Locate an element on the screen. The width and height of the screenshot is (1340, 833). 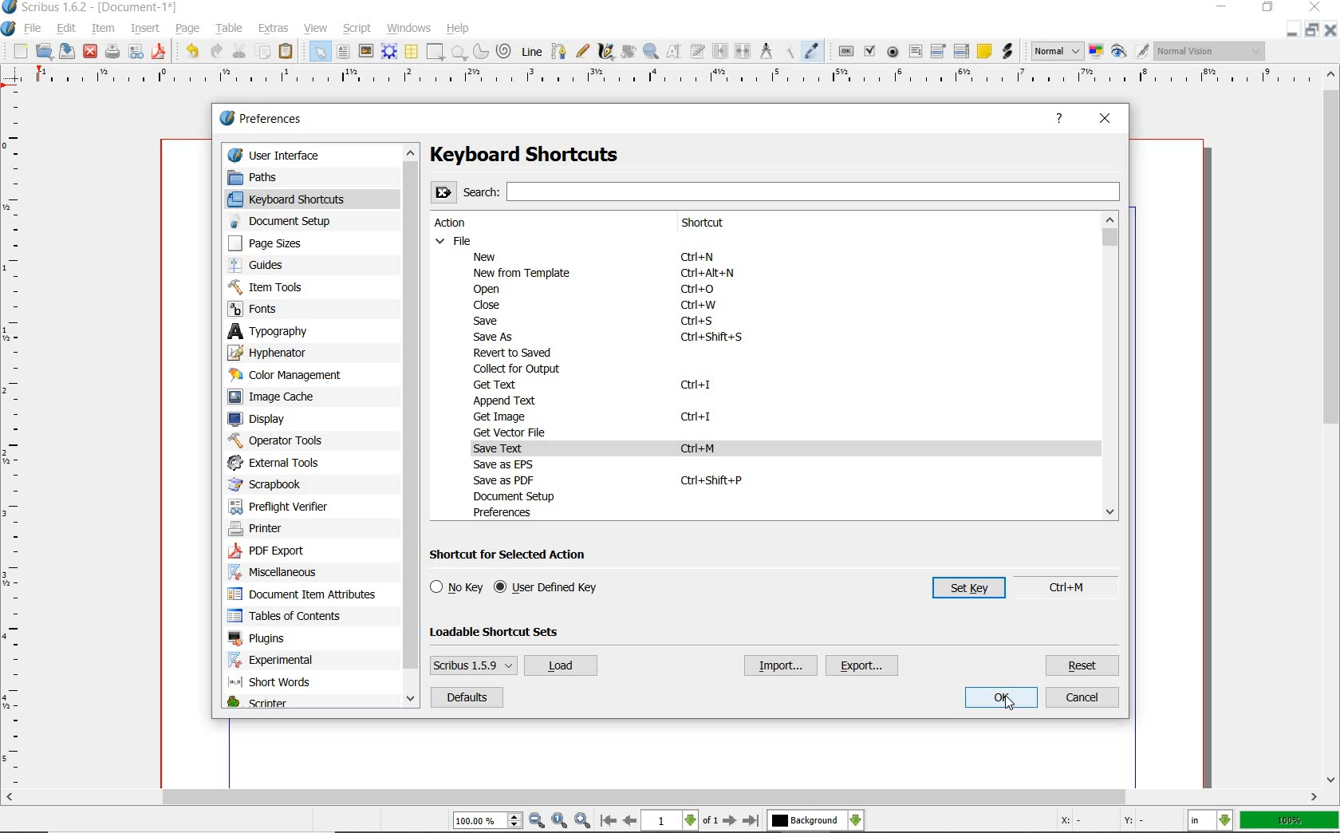
new is located at coordinates (490, 256).